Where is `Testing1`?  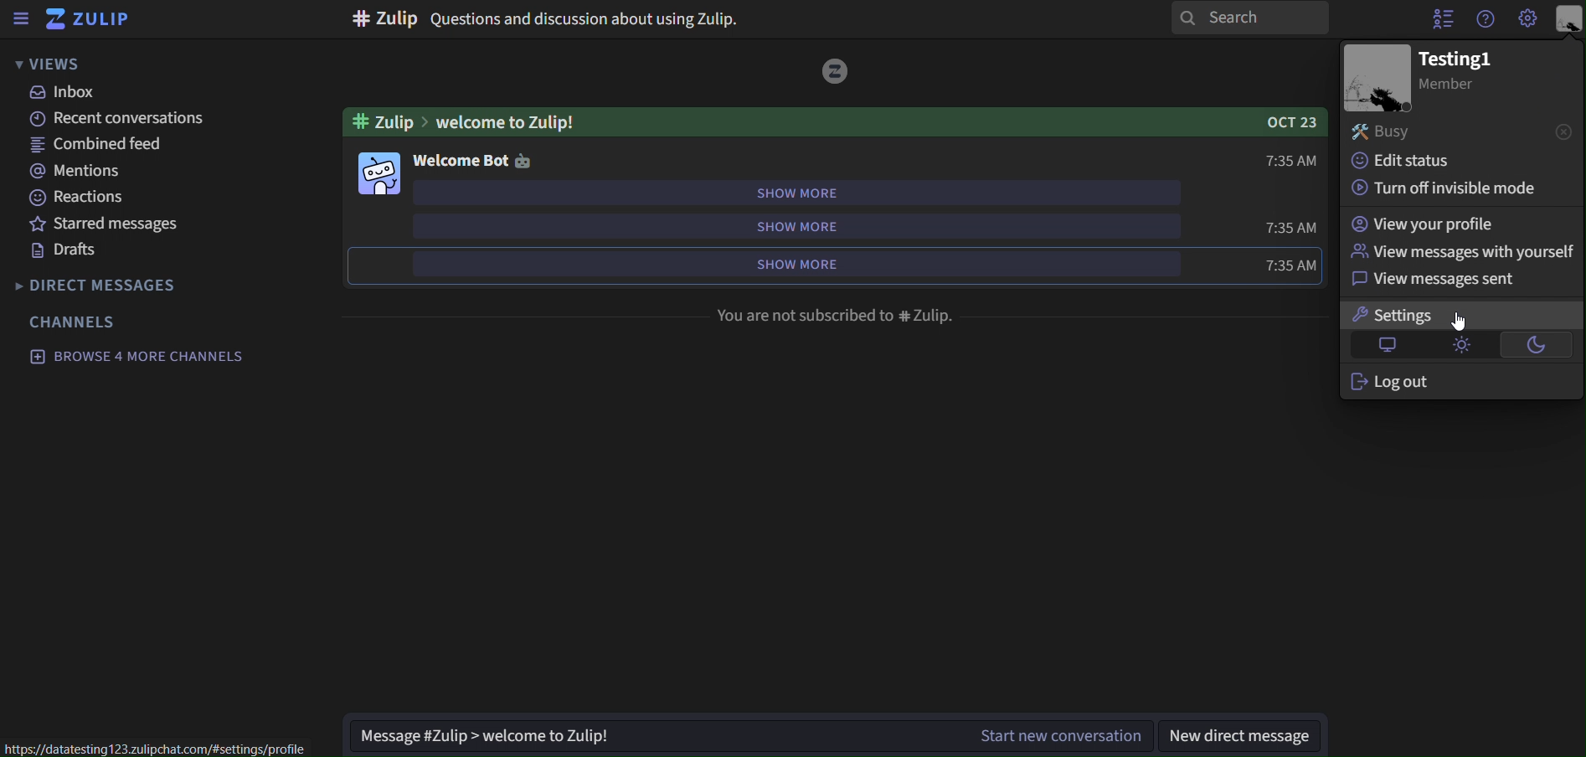
Testing1 is located at coordinates (1452, 59).